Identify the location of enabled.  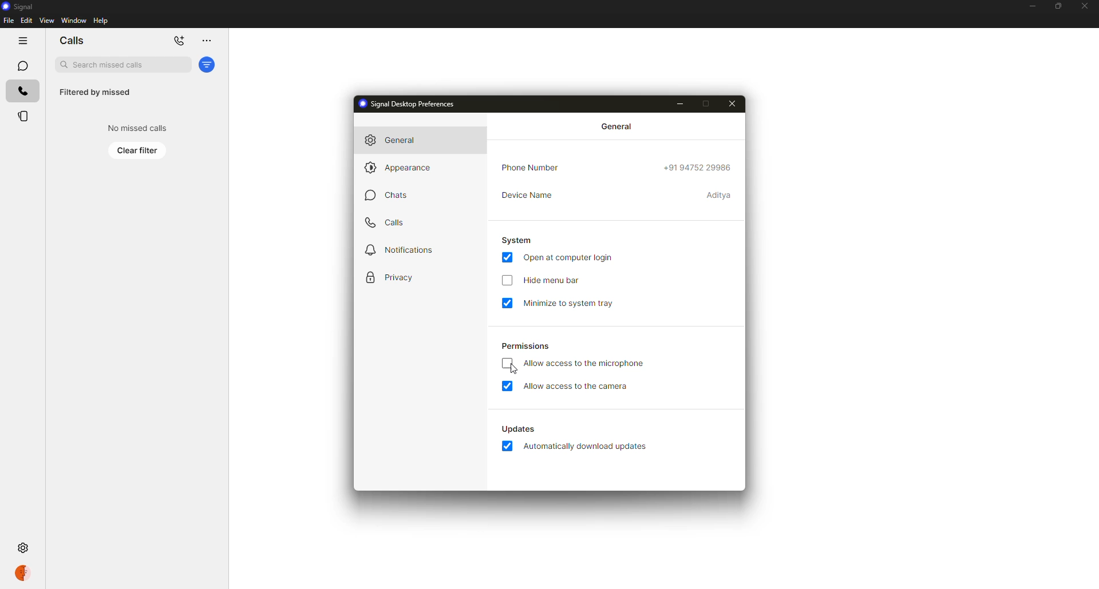
(507, 303).